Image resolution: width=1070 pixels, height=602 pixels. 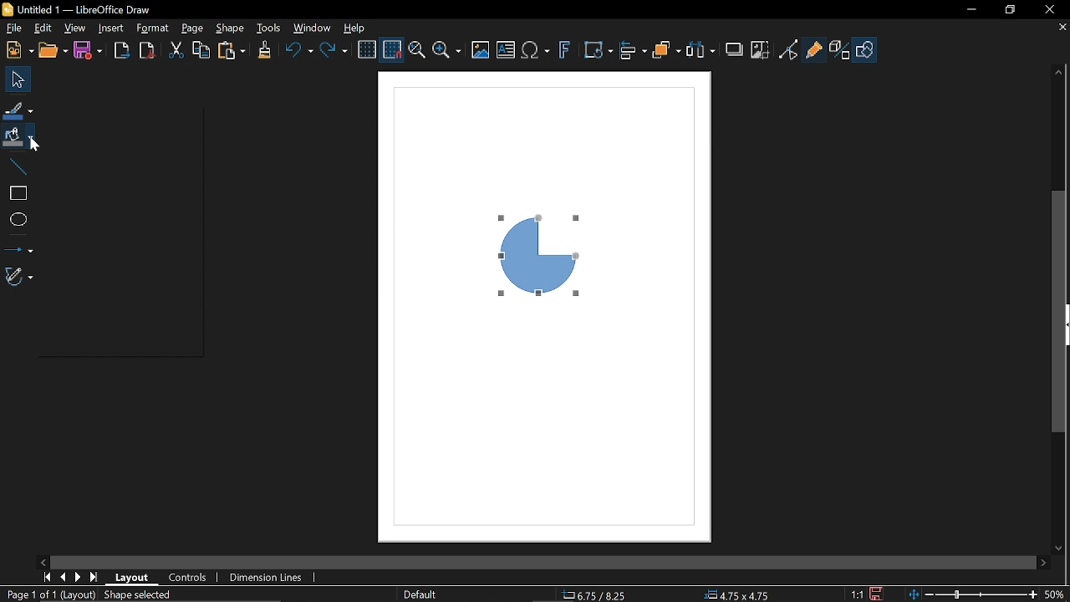 I want to click on Fill line, so click(x=18, y=109).